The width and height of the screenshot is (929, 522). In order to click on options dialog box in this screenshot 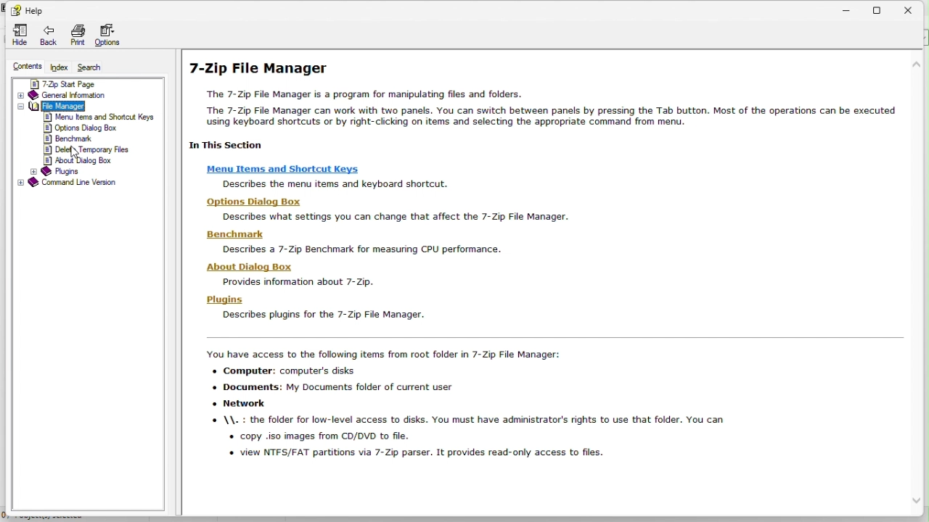, I will do `click(81, 128)`.